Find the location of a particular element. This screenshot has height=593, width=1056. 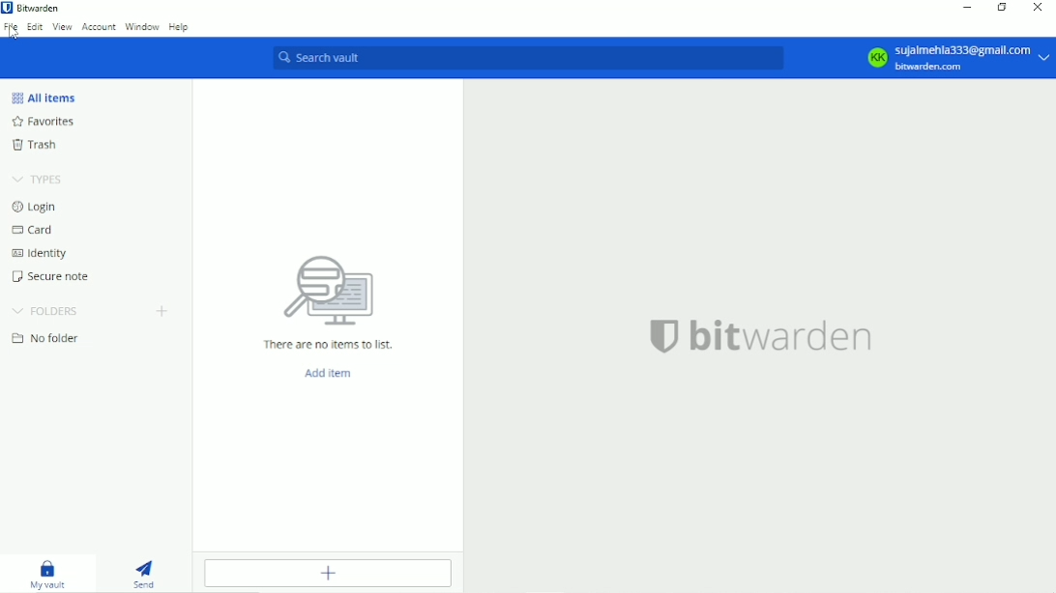

bitwarden is located at coordinates (764, 341).